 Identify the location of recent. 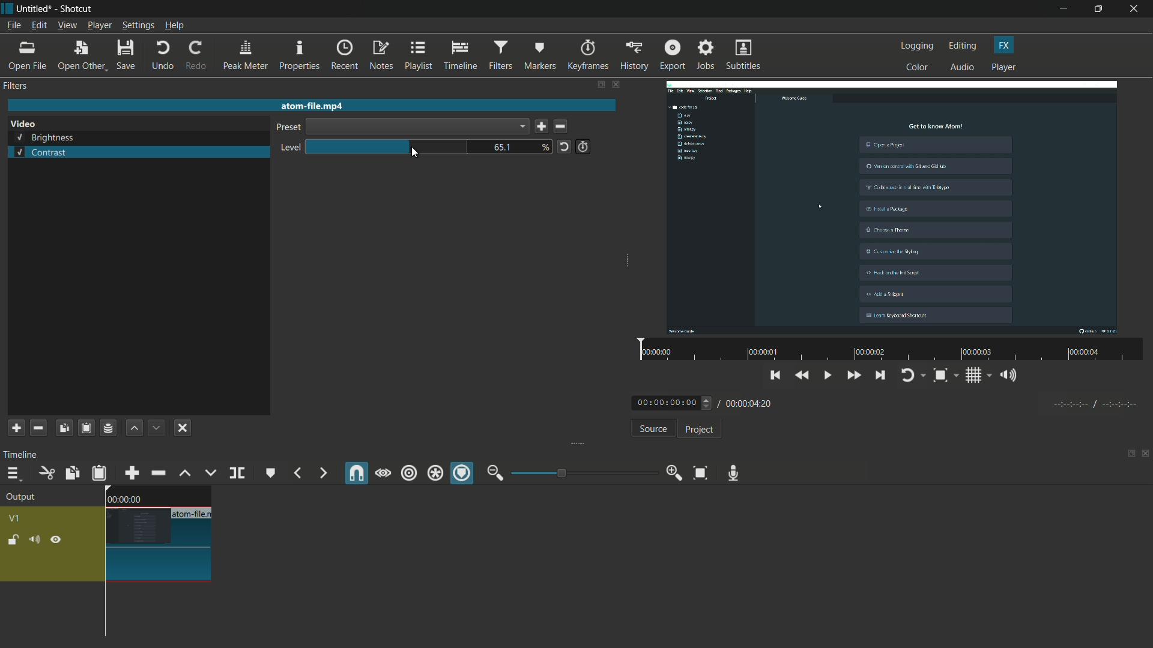
(346, 55).